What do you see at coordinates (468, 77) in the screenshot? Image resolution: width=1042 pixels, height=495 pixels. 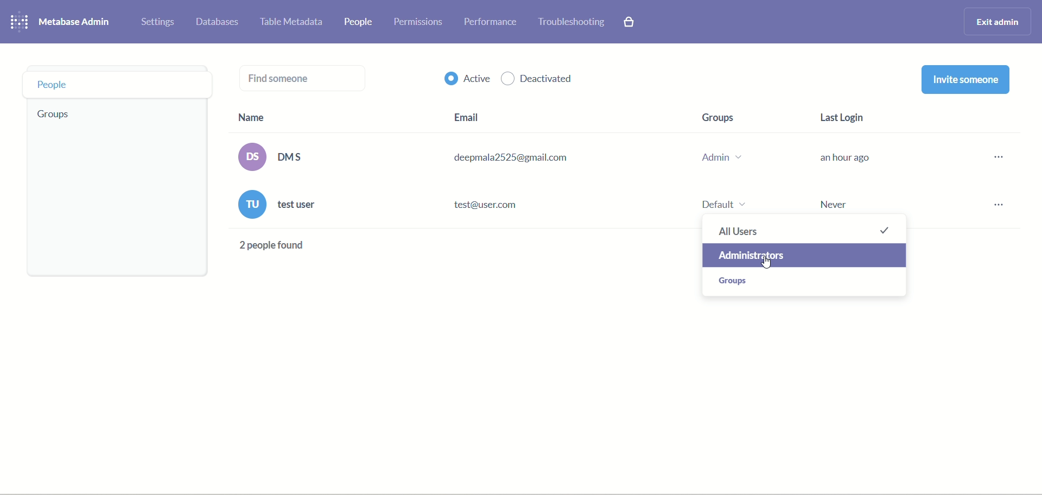 I see `active` at bounding box center [468, 77].